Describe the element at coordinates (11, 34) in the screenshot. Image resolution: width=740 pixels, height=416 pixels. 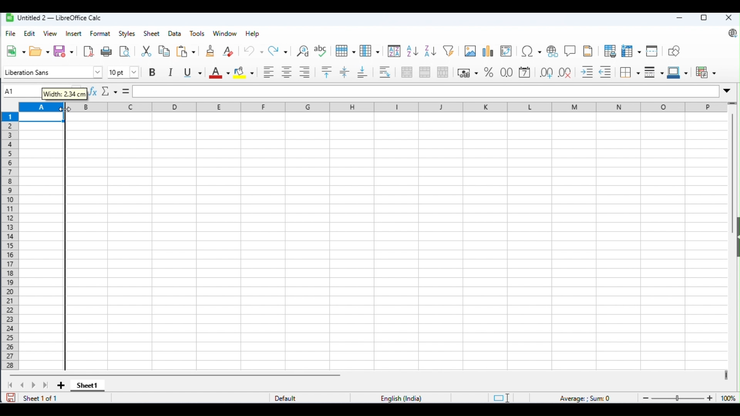
I see `file` at that location.